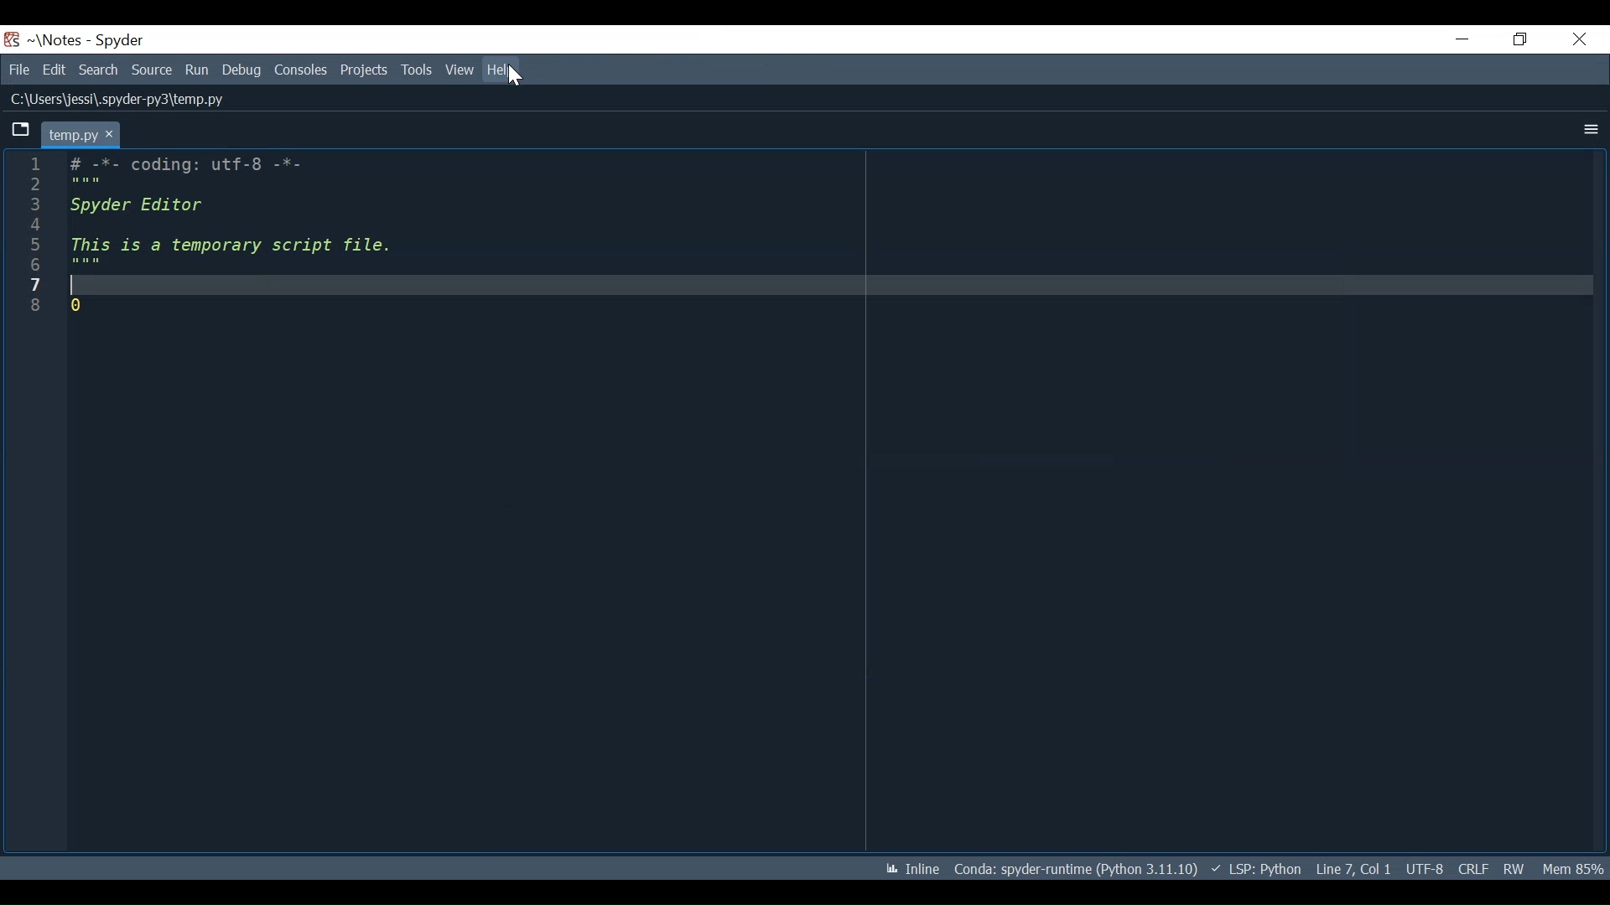 The image size is (1610, 905). Describe the element at coordinates (80, 133) in the screenshot. I see `temp.py` at that location.